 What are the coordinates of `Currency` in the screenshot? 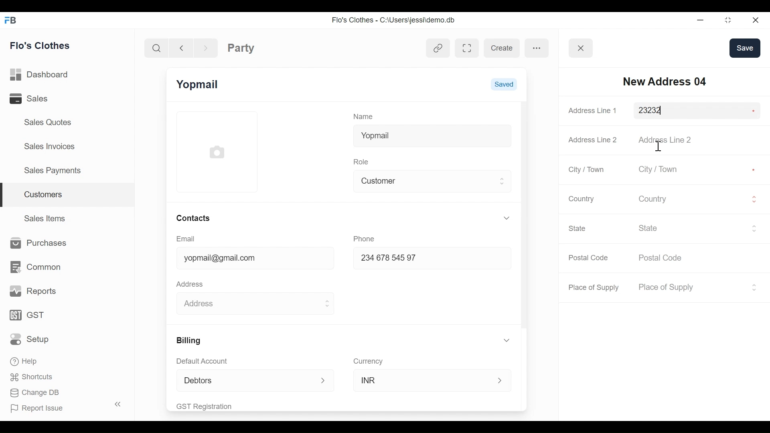 It's located at (369, 361).